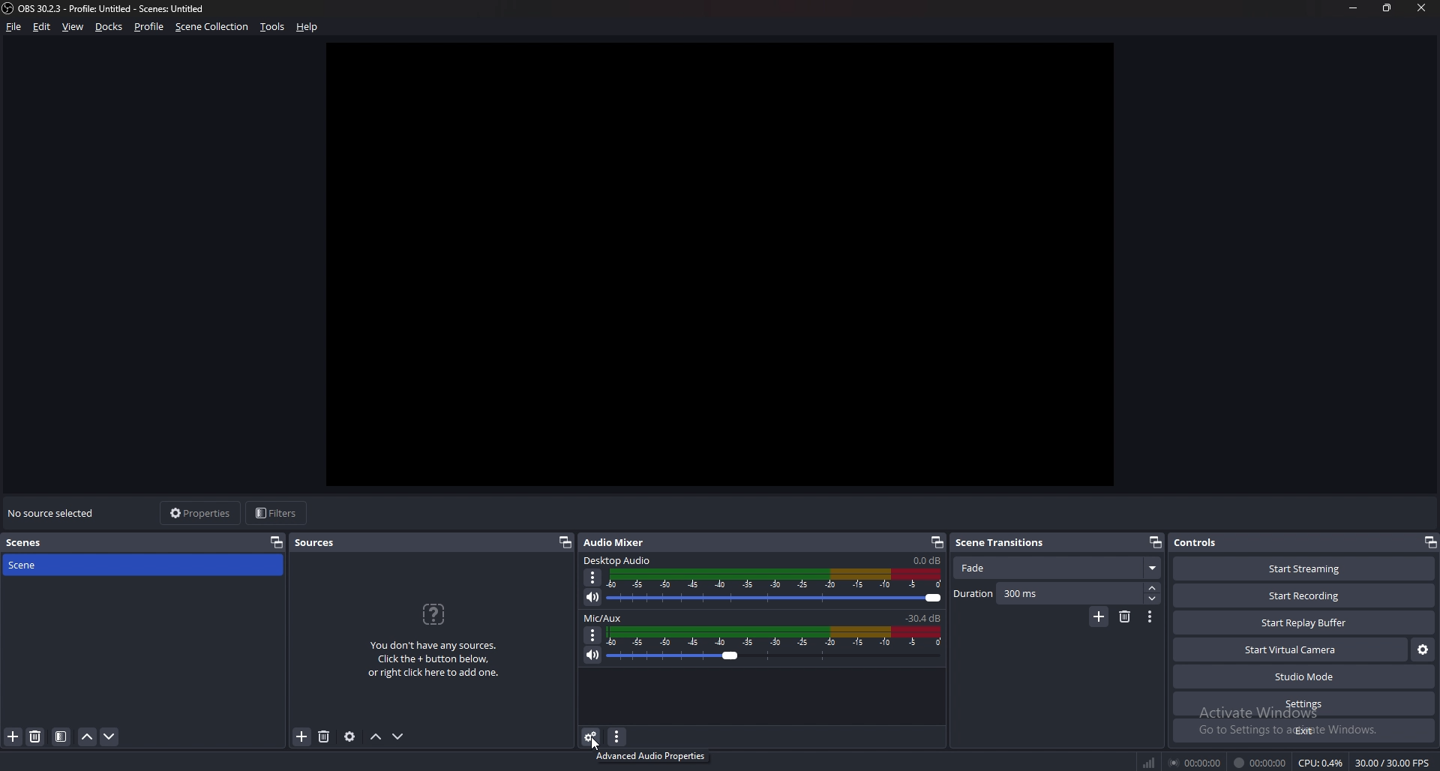  Describe the element at coordinates (1195, 762) in the screenshot. I see `00:00:00` at that location.